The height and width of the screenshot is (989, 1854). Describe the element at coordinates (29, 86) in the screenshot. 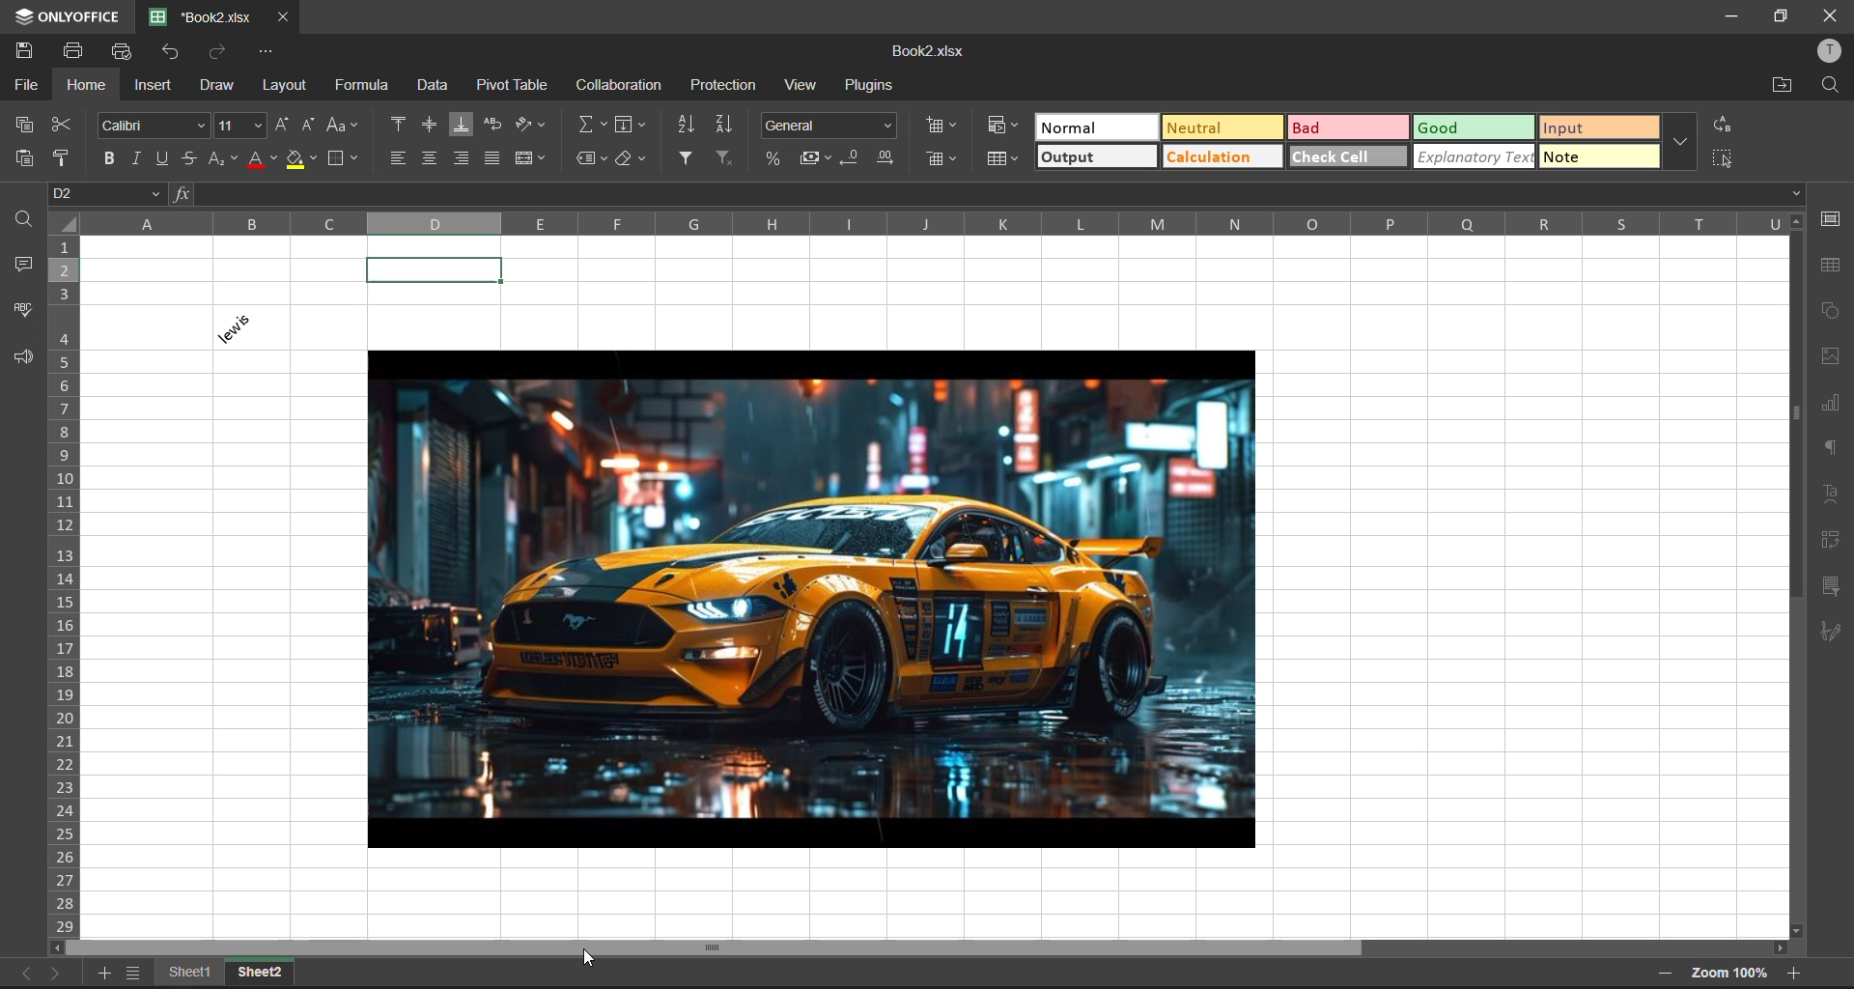

I see `file` at that location.